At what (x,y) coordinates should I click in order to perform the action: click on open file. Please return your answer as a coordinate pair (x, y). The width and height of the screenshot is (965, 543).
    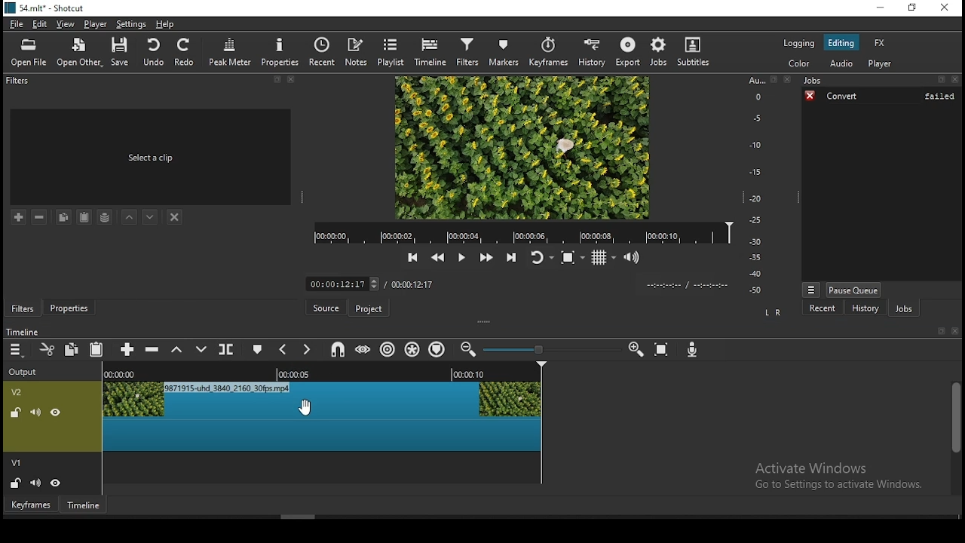
    Looking at the image, I should click on (31, 52).